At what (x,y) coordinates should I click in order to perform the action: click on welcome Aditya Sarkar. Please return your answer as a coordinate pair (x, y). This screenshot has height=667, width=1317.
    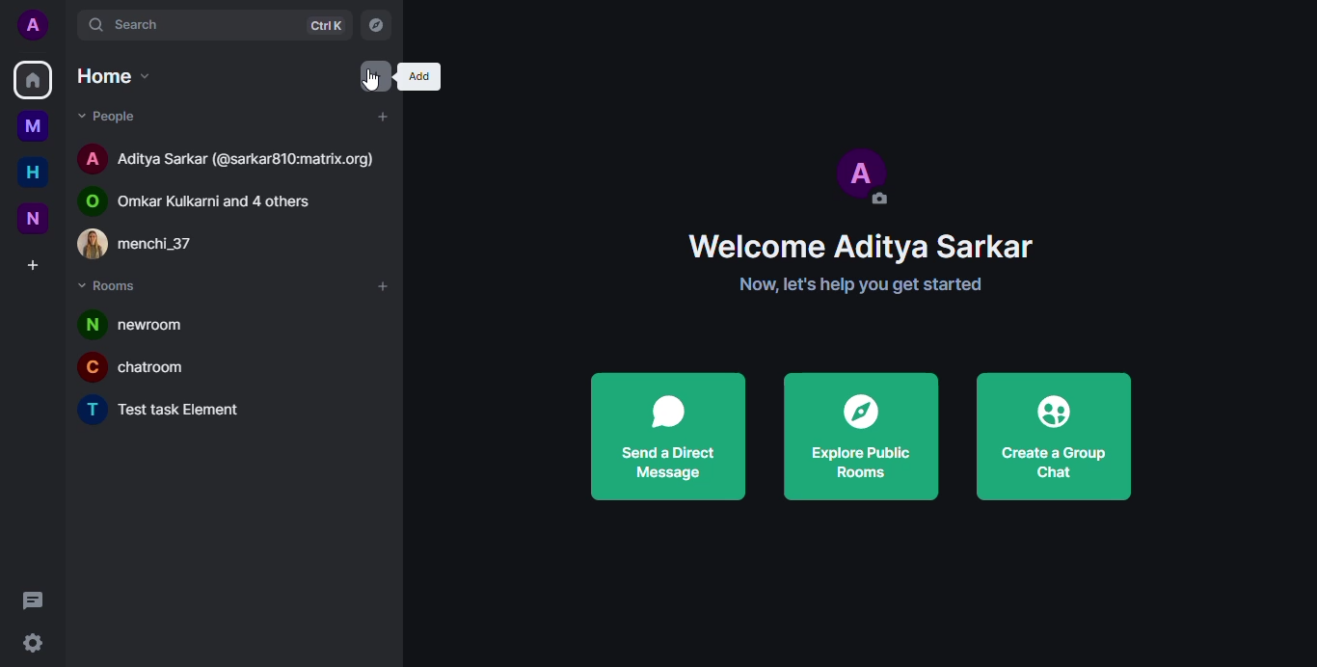
    Looking at the image, I should click on (861, 245).